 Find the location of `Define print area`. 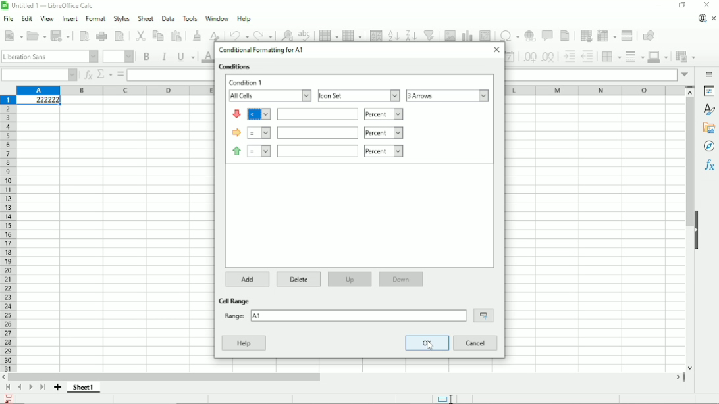

Define print area is located at coordinates (585, 34).